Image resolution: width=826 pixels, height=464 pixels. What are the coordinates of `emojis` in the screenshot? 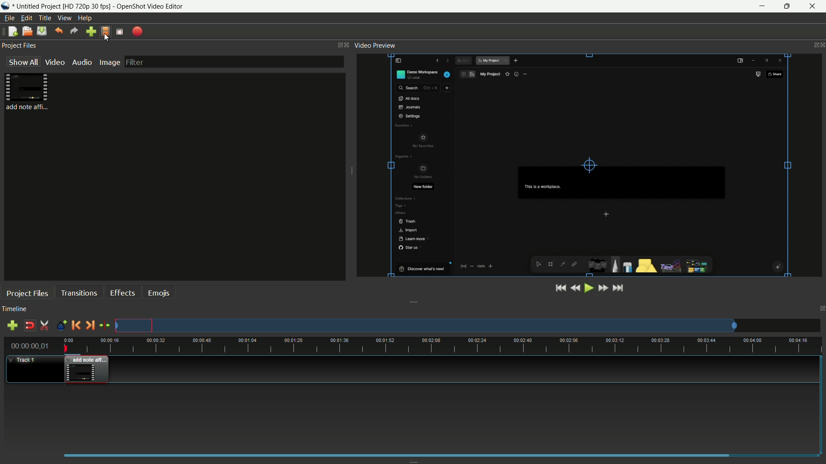 It's located at (159, 293).